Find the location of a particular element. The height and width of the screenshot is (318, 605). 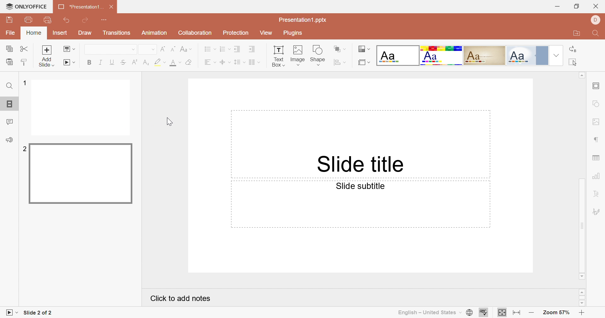

Quick Print is located at coordinates (48, 20).